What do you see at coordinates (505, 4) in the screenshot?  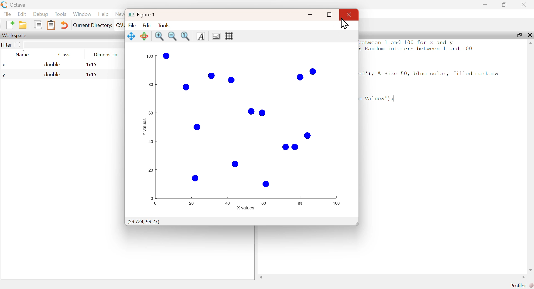 I see `maximize` at bounding box center [505, 4].